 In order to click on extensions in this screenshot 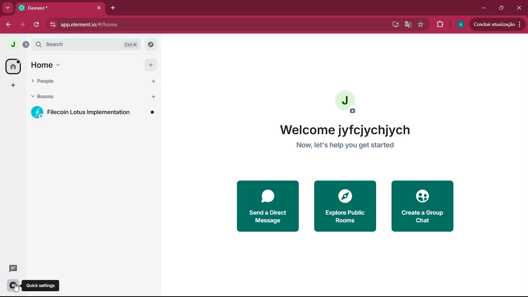, I will do `click(439, 25)`.